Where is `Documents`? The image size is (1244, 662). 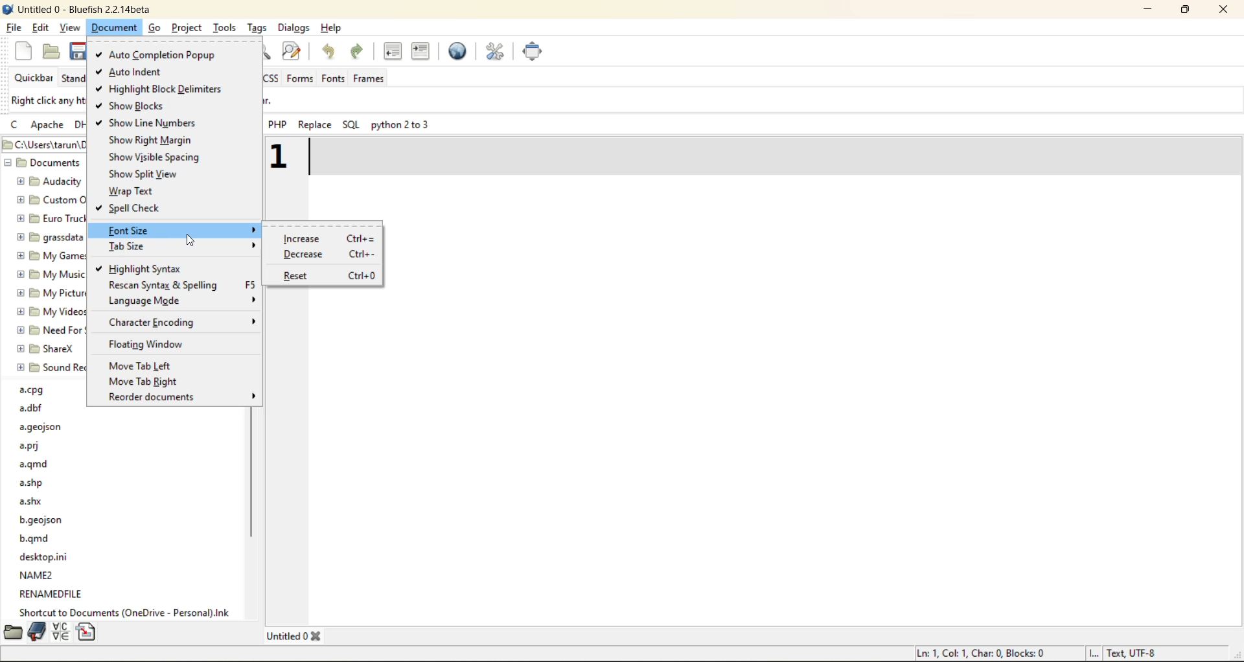
Documents is located at coordinates (47, 163).